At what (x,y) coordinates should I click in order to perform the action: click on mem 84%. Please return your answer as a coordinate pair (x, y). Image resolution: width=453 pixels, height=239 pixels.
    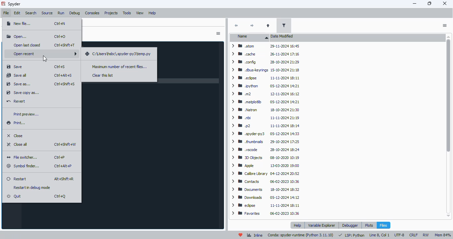
    Looking at the image, I should click on (443, 235).